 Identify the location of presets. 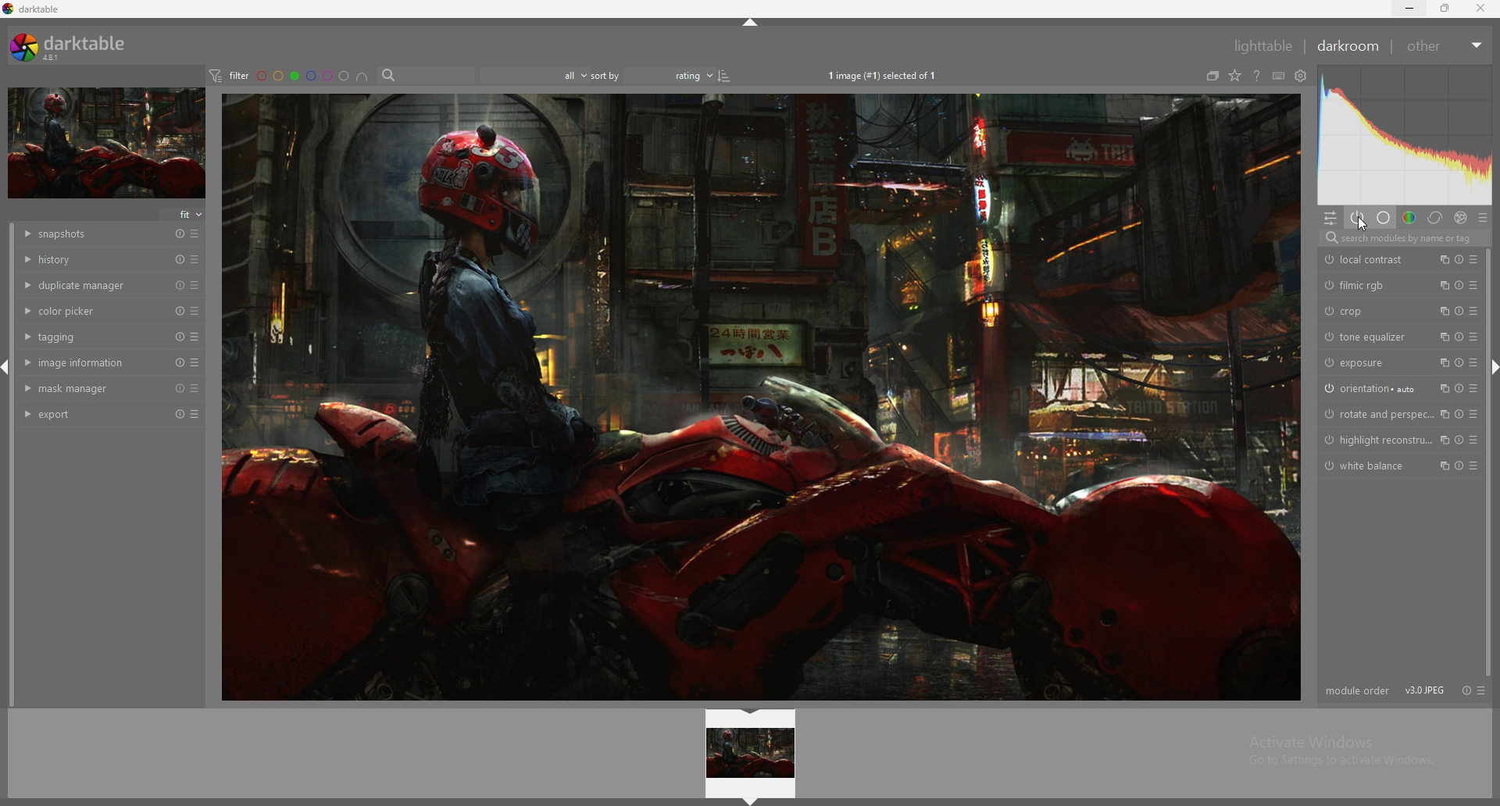
(195, 259).